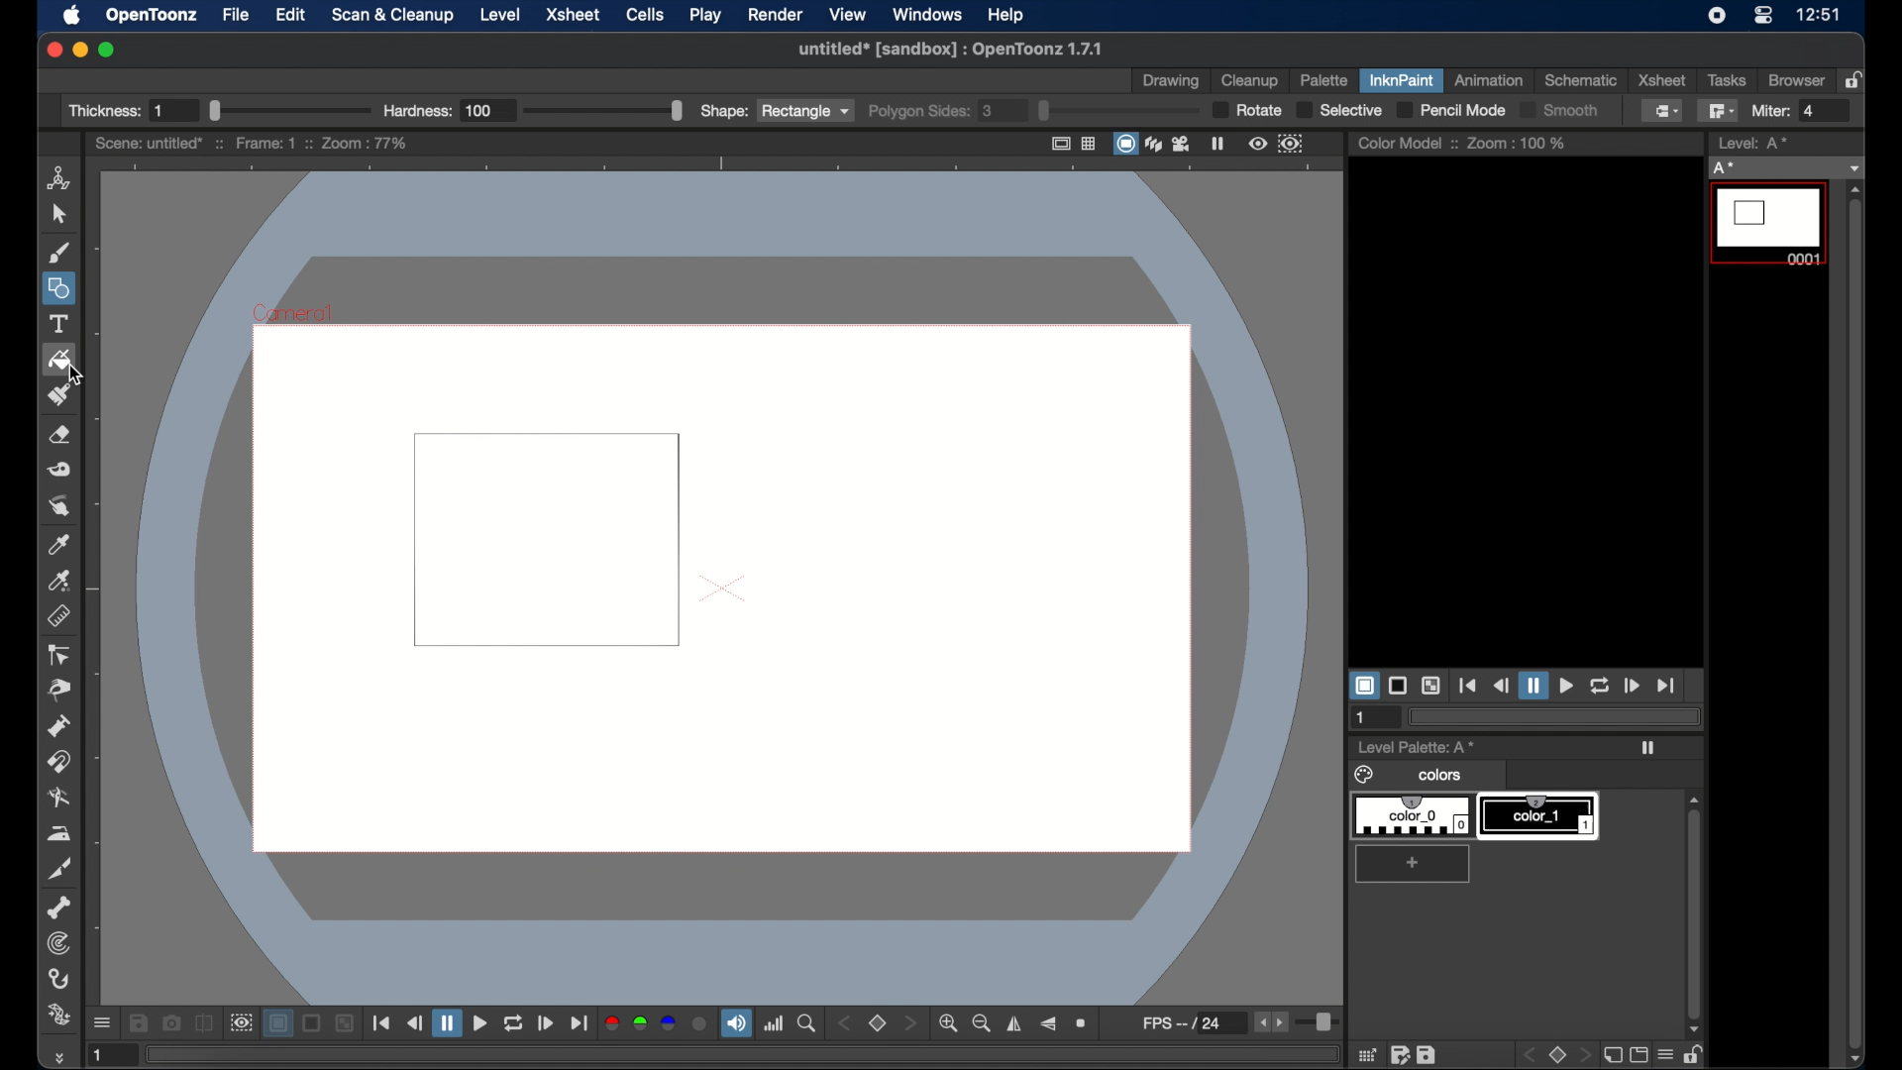 The height and width of the screenshot is (1070, 1902). Describe the element at coordinates (1599, 686) in the screenshot. I see `loop` at that location.